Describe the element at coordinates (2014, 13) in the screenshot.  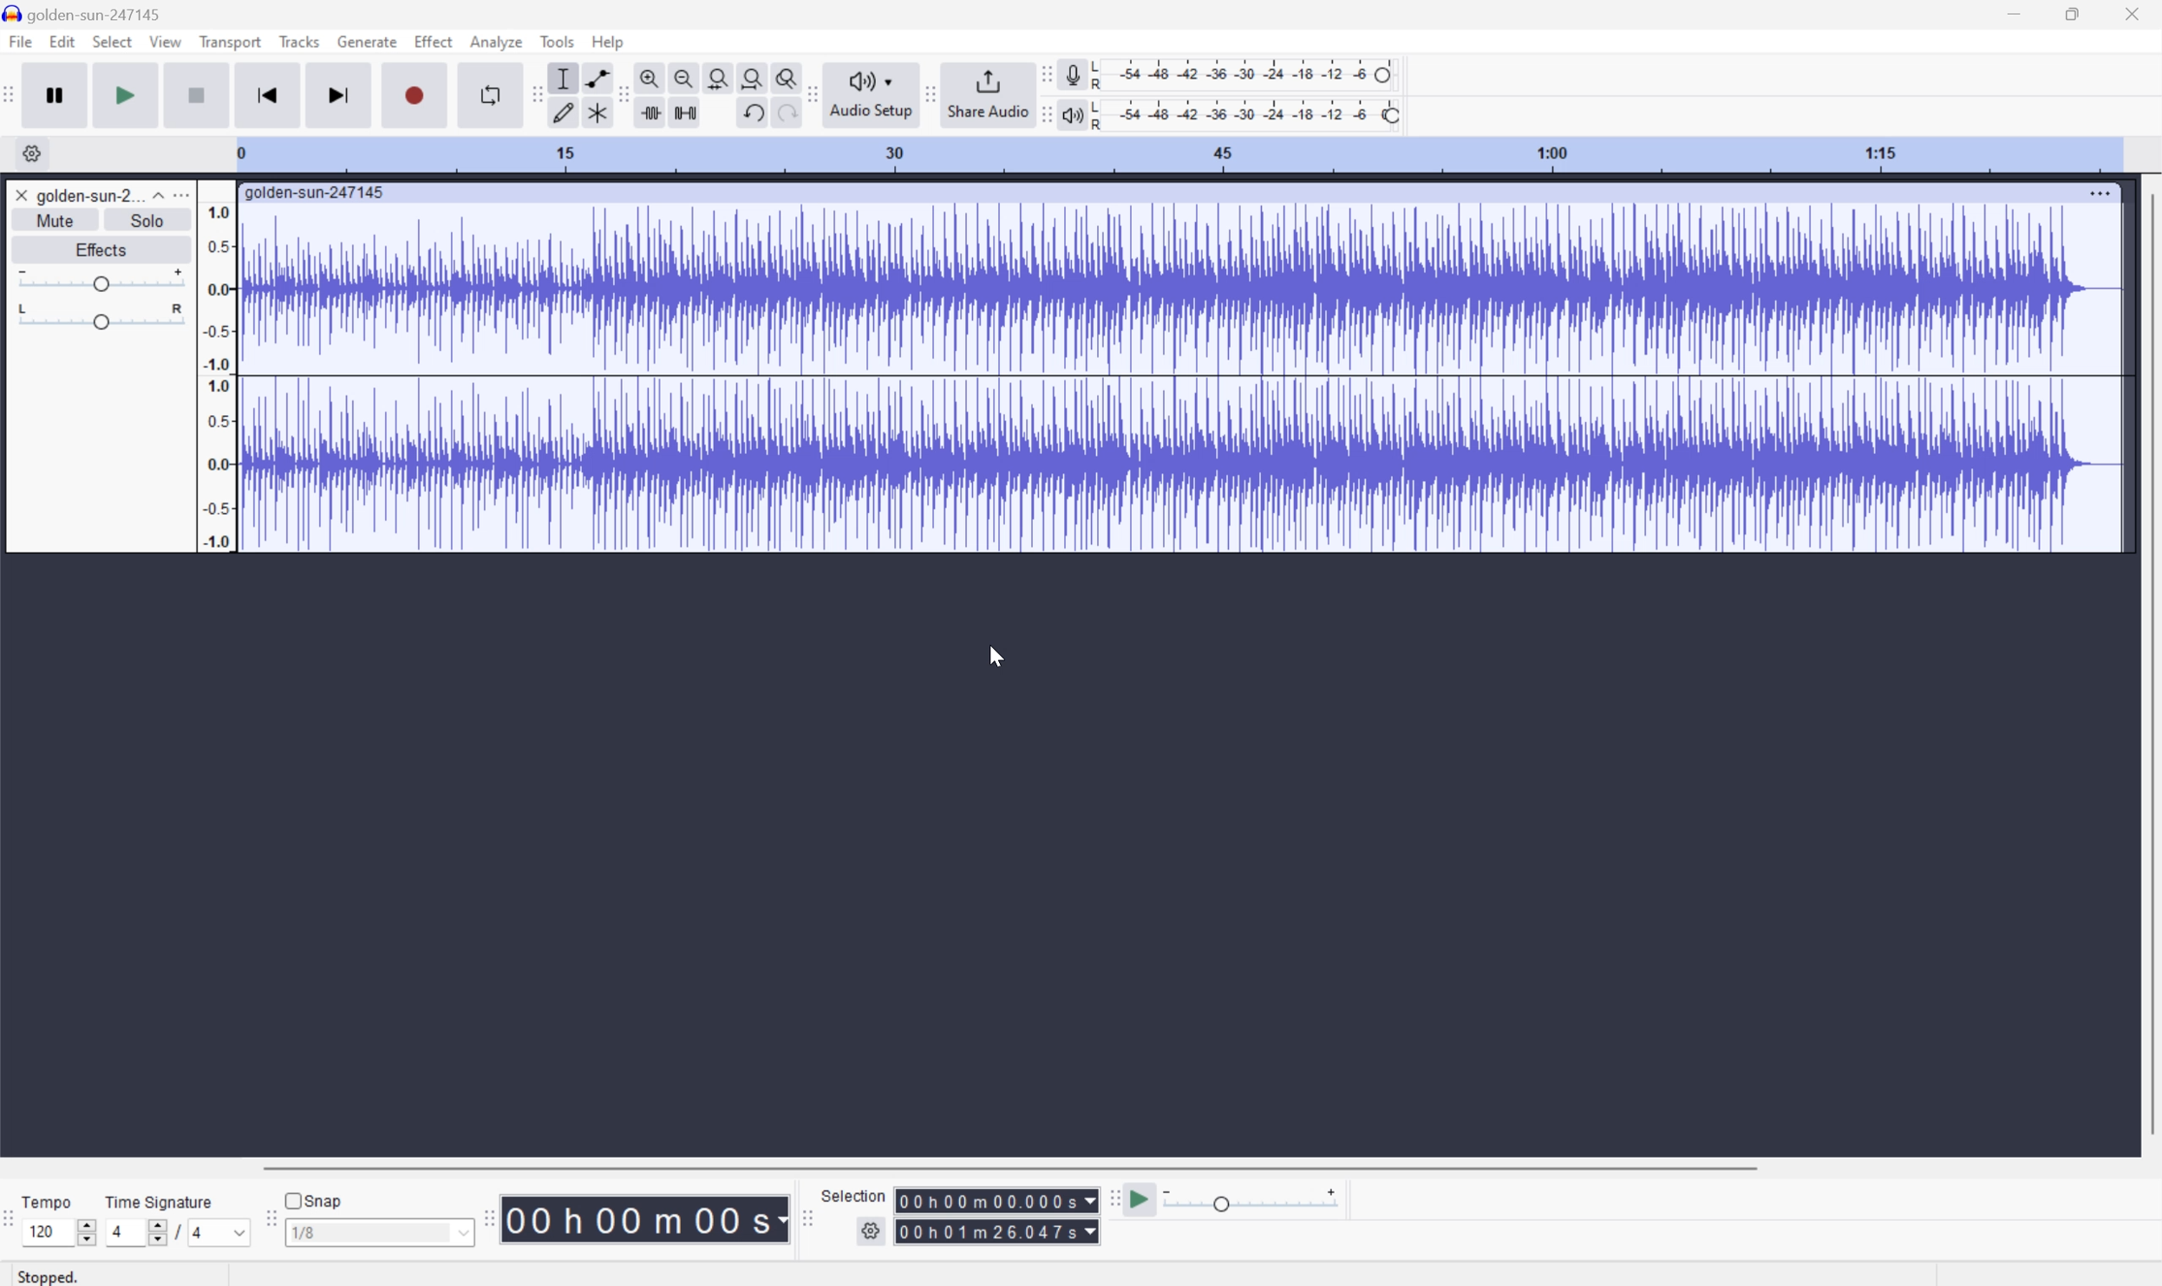
I see `Minimize` at that location.